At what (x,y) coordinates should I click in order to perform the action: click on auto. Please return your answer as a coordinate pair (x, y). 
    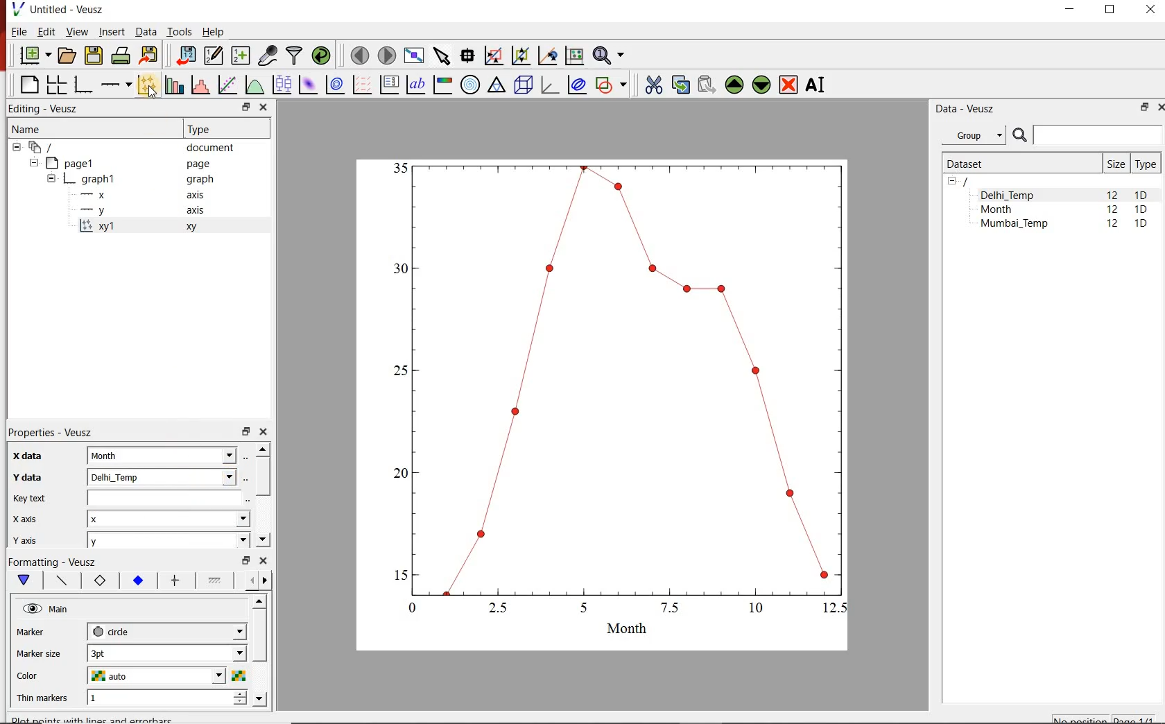
    Looking at the image, I should click on (166, 675).